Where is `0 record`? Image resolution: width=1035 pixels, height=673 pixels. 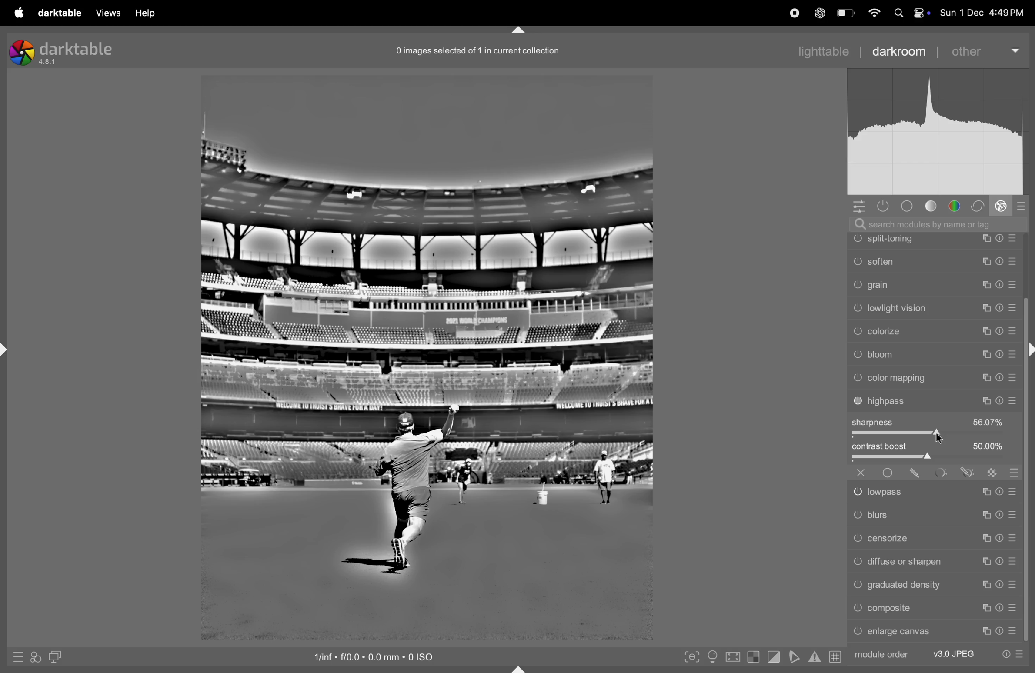
0 record is located at coordinates (480, 50).